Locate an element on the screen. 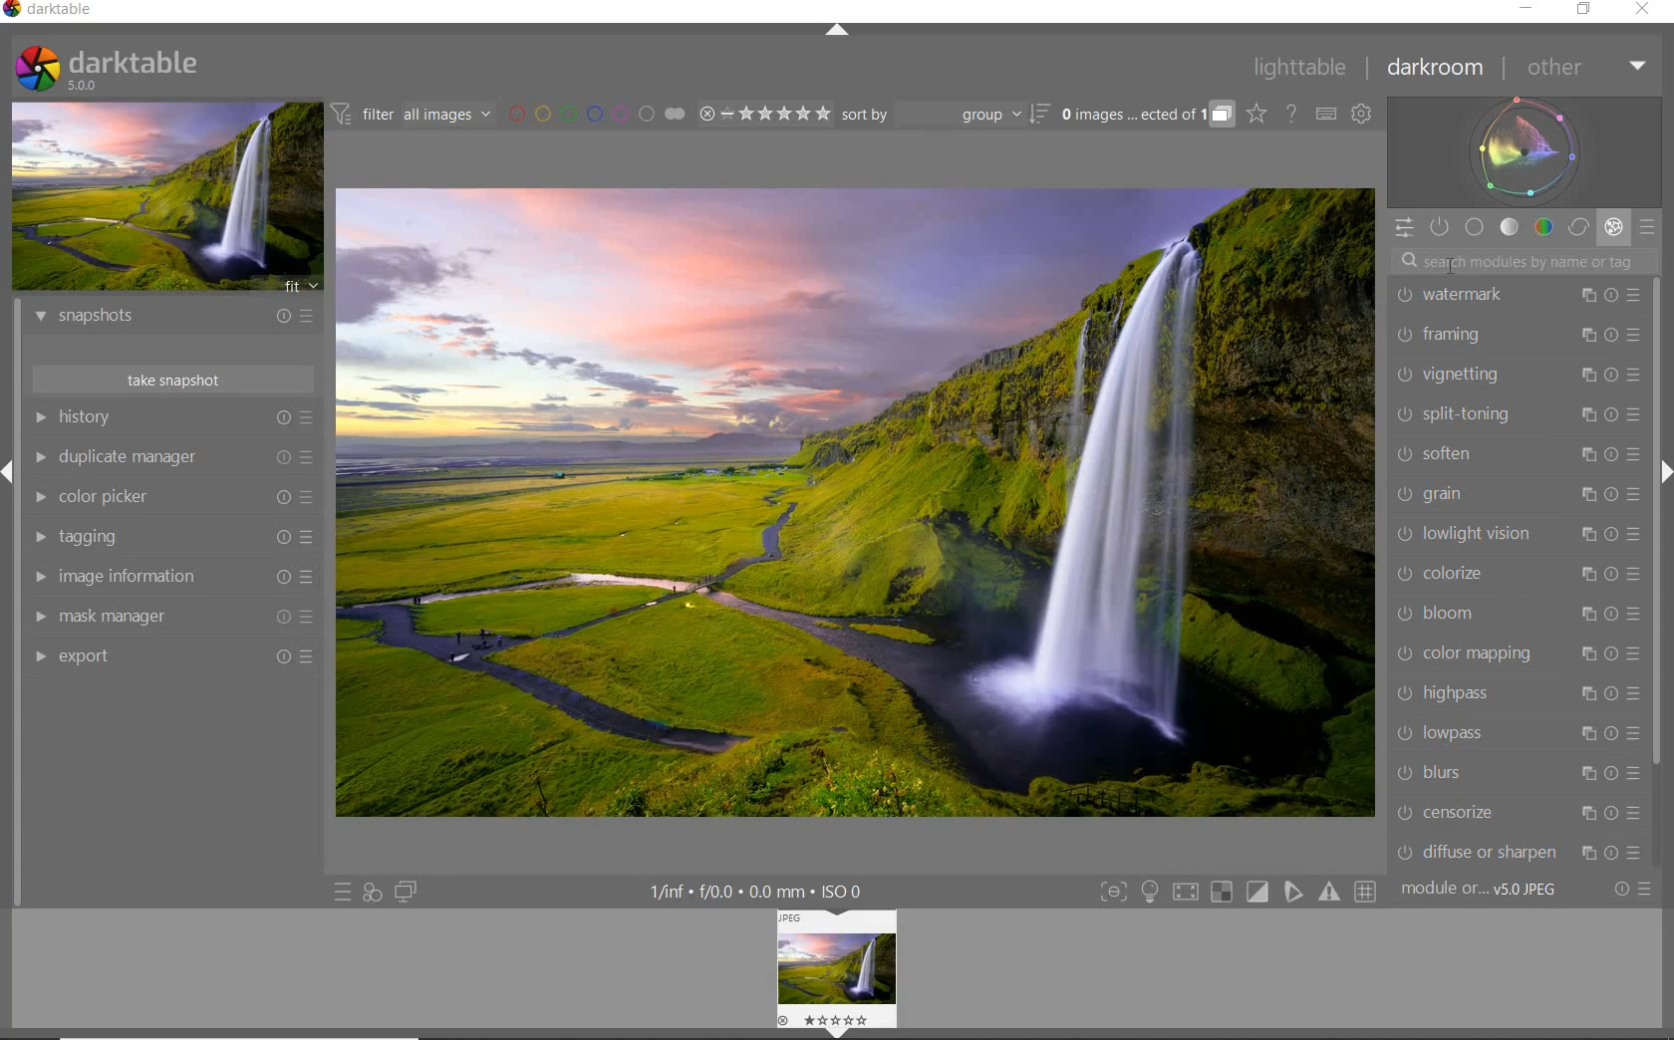  CLICK TO CHANGE THE OVERLAYS SHOWN ON THUMBNAILS is located at coordinates (1257, 114).